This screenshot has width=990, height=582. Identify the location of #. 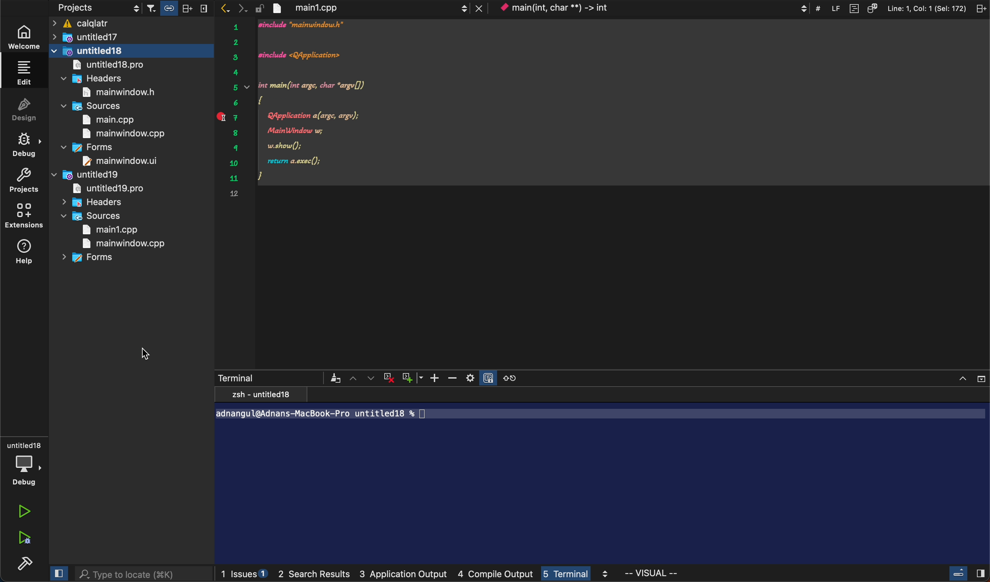
(819, 7).